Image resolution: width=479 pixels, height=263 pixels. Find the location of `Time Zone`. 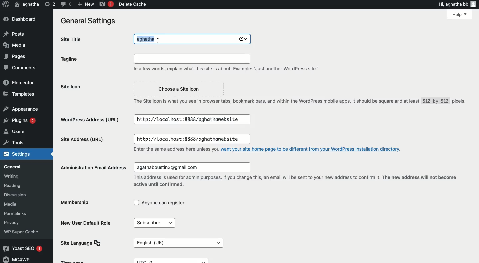

Time Zone is located at coordinates (74, 261).